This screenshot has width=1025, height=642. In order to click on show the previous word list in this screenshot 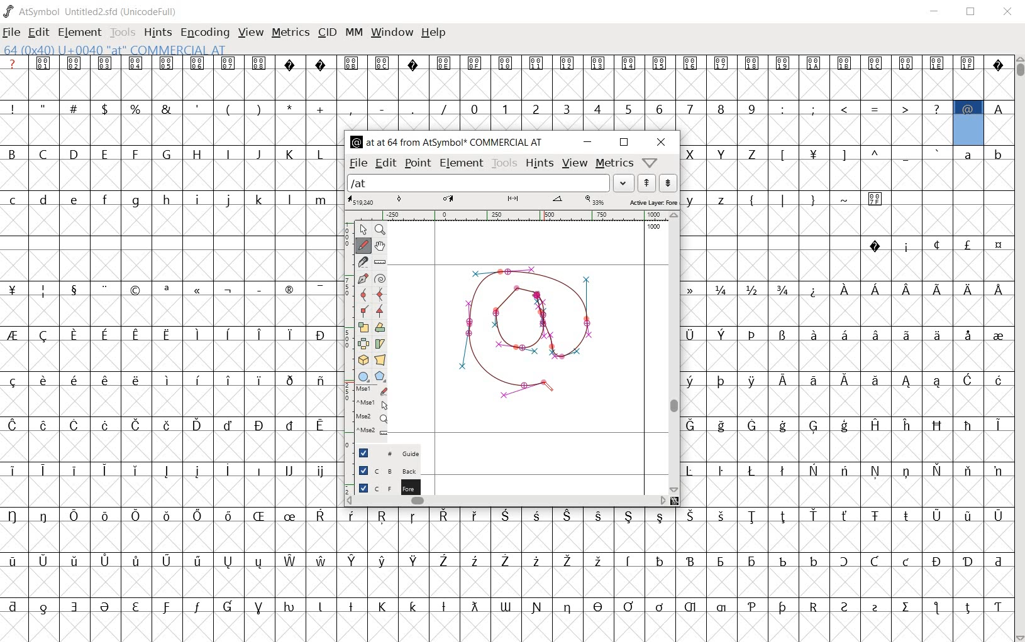, I will do `click(648, 182)`.